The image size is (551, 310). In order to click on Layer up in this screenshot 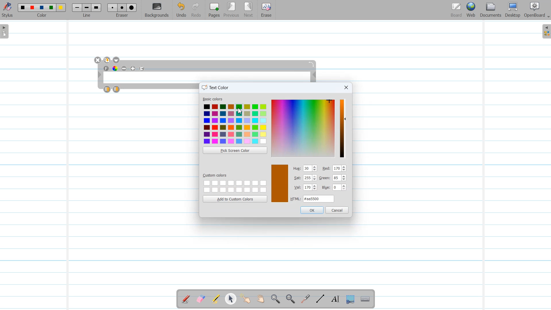, I will do `click(107, 89)`.